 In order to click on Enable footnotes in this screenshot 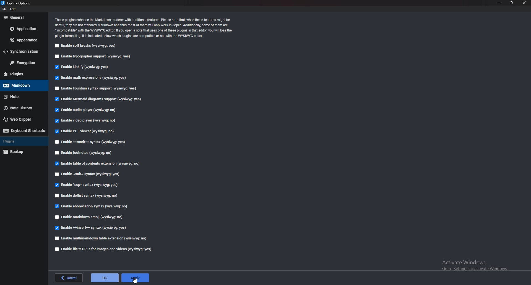, I will do `click(85, 152)`.